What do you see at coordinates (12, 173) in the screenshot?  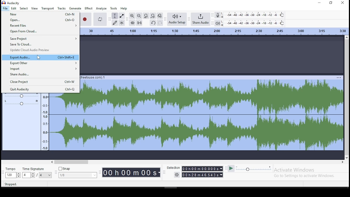 I see `tempo` at bounding box center [12, 173].